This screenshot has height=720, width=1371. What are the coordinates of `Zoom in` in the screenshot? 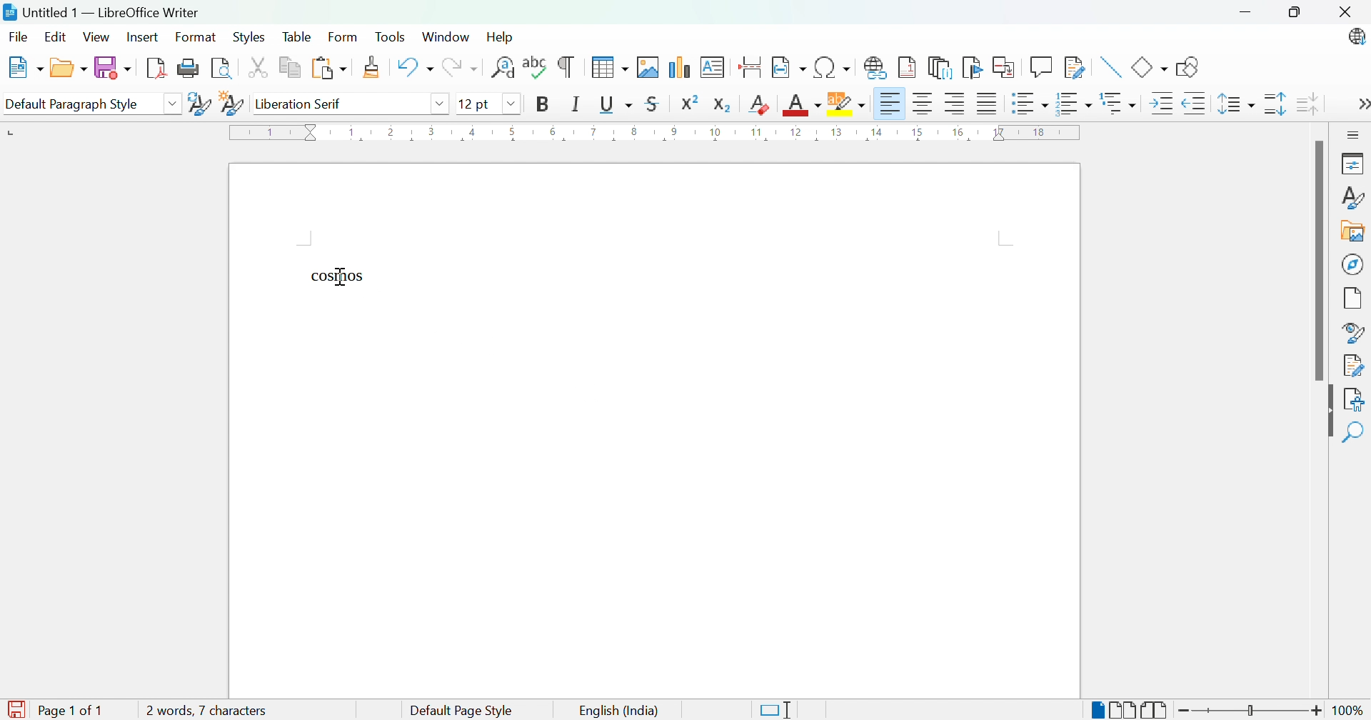 It's located at (1317, 711).